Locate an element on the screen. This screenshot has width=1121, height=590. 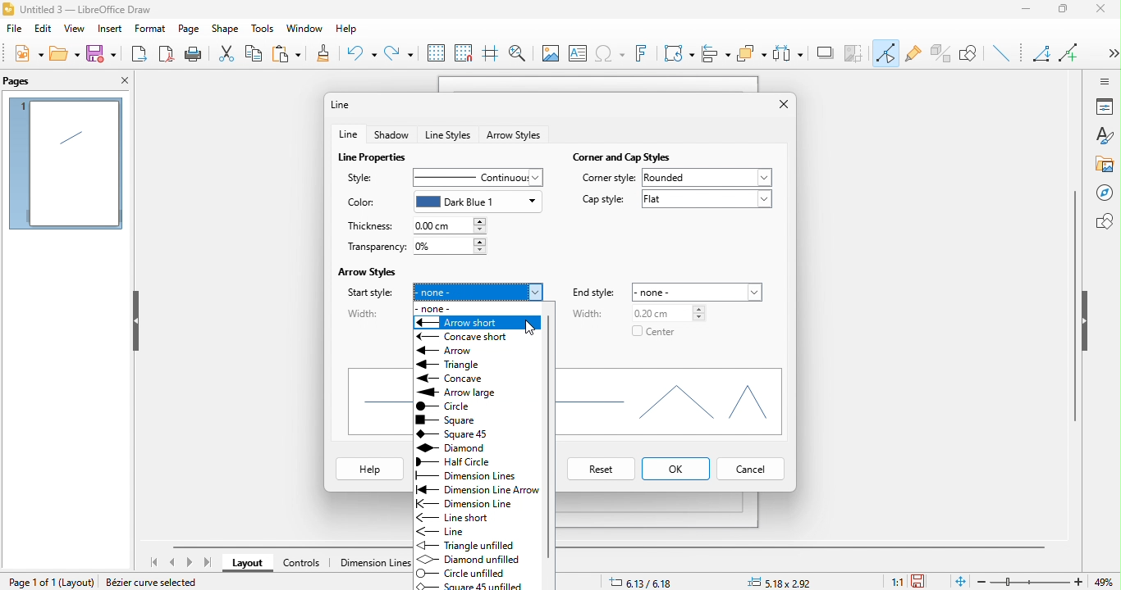
helpline while moving is located at coordinates (489, 55).